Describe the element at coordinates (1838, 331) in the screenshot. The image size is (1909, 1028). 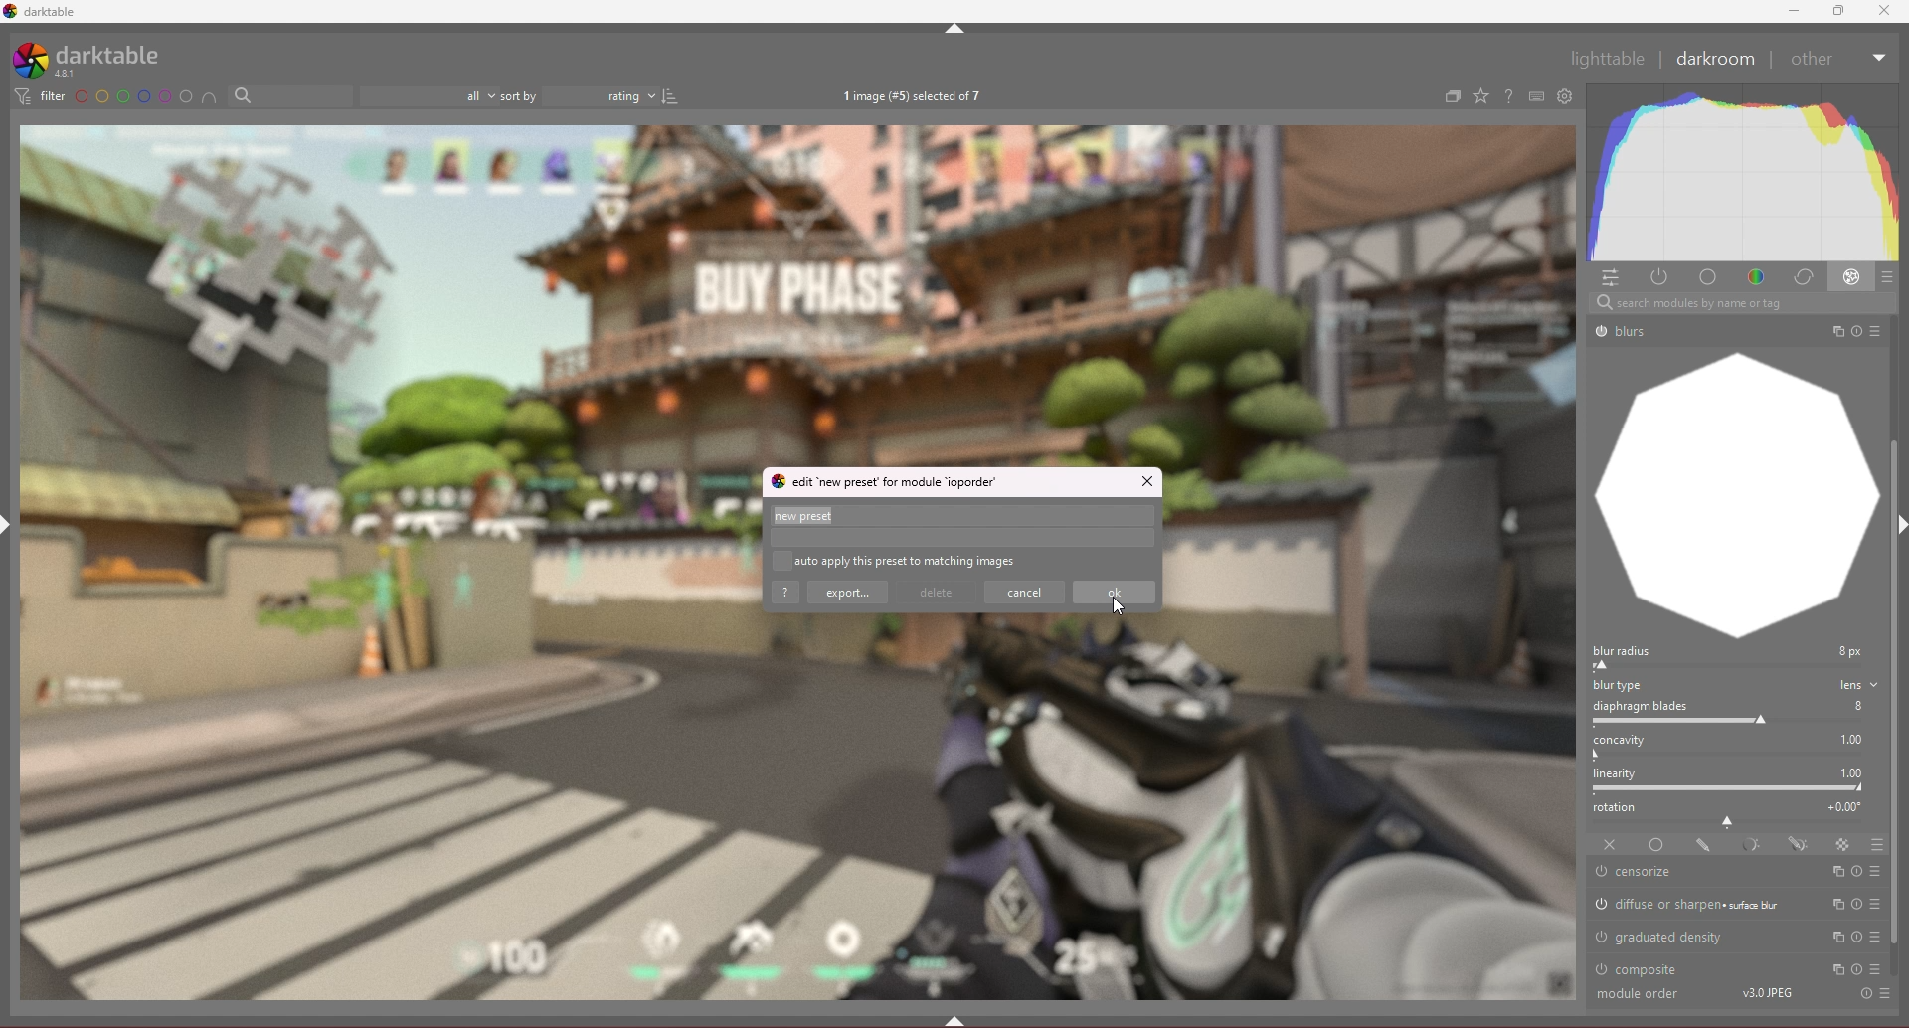
I see `` at that location.